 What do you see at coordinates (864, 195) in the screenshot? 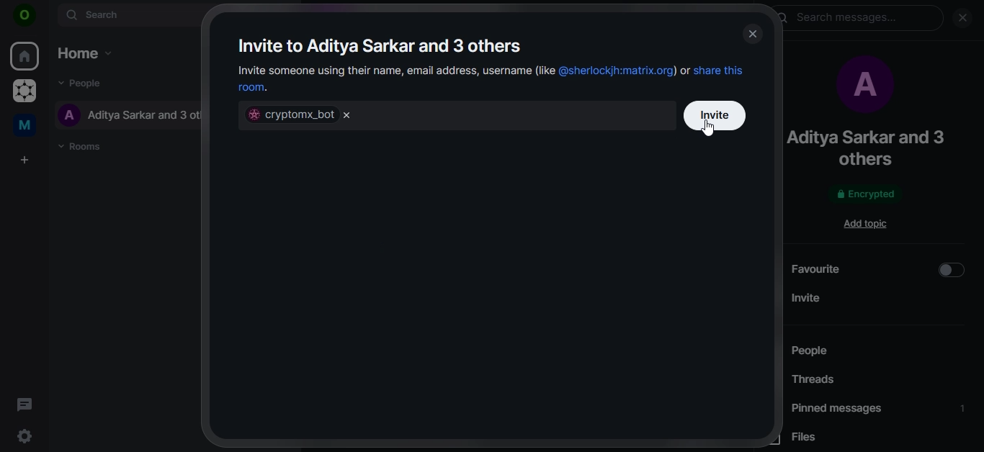
I see `encrypted` at bounding box center [864, 195].